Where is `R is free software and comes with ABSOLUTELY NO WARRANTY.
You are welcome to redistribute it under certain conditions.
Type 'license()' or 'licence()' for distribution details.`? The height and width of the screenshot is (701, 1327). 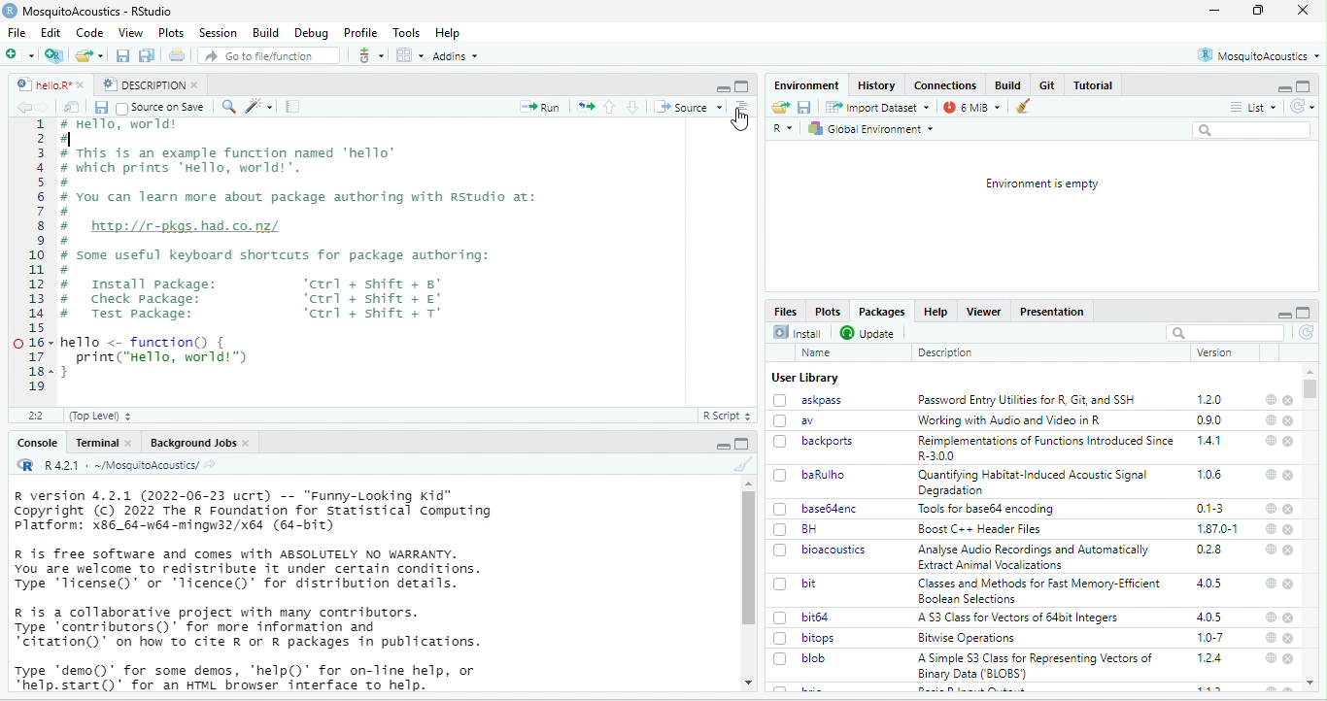
R is free software and comes with ABSOLUTELY NO WARRANTY.
You are welcome to redistribute it under certain conditions.
Type 'license()' or 'licence()' for distribution details. is located at coordinates (253, 569).